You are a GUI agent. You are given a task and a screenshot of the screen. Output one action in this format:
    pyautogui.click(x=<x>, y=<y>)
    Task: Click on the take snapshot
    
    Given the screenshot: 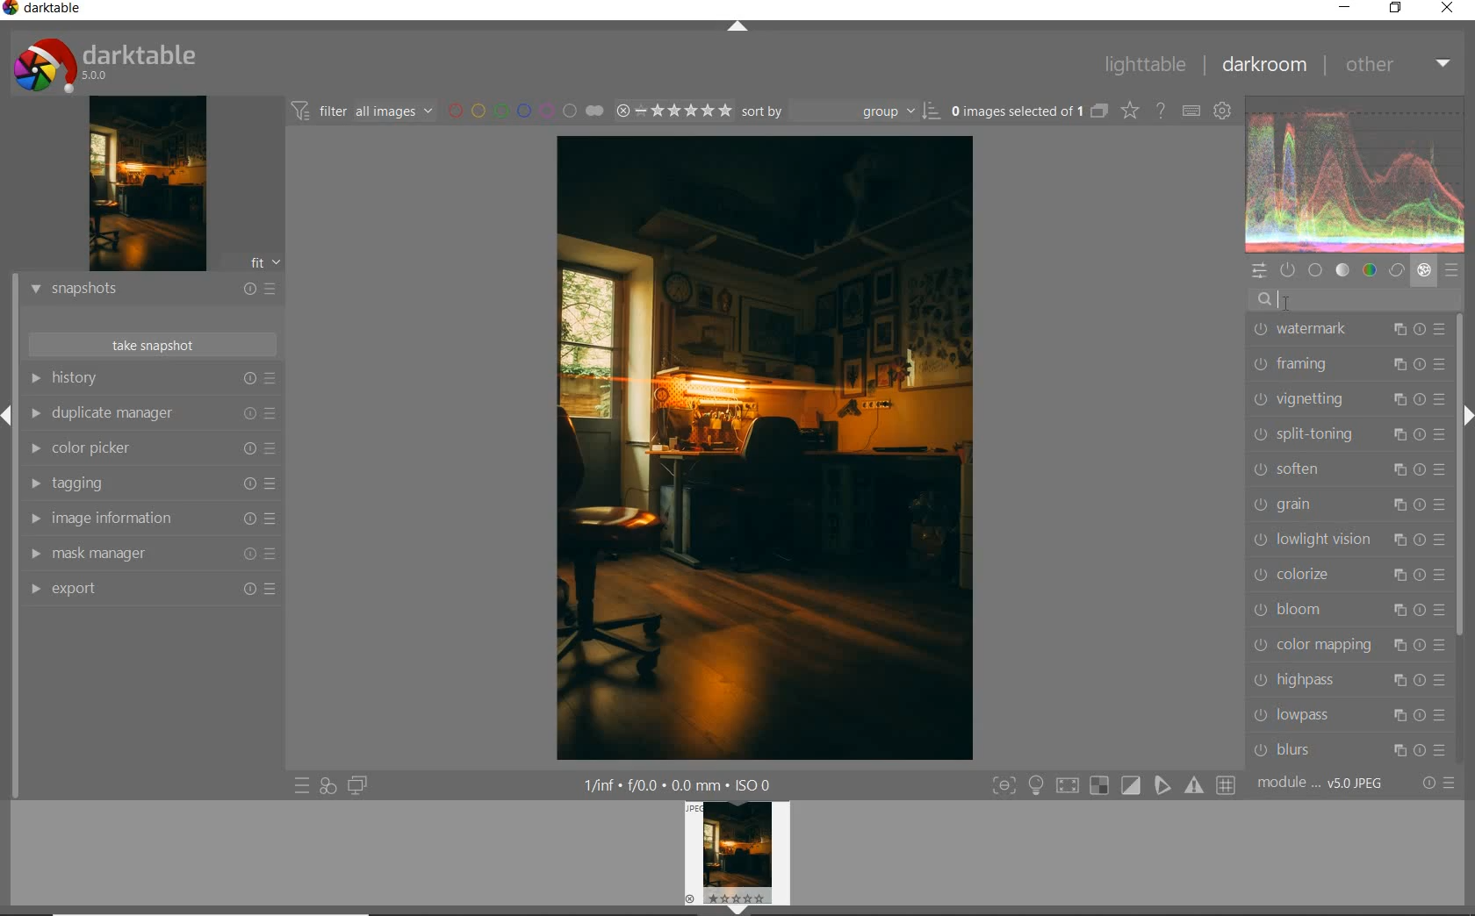 What is the action you would take?
    pyautogui.click(x=155, y=344)
    